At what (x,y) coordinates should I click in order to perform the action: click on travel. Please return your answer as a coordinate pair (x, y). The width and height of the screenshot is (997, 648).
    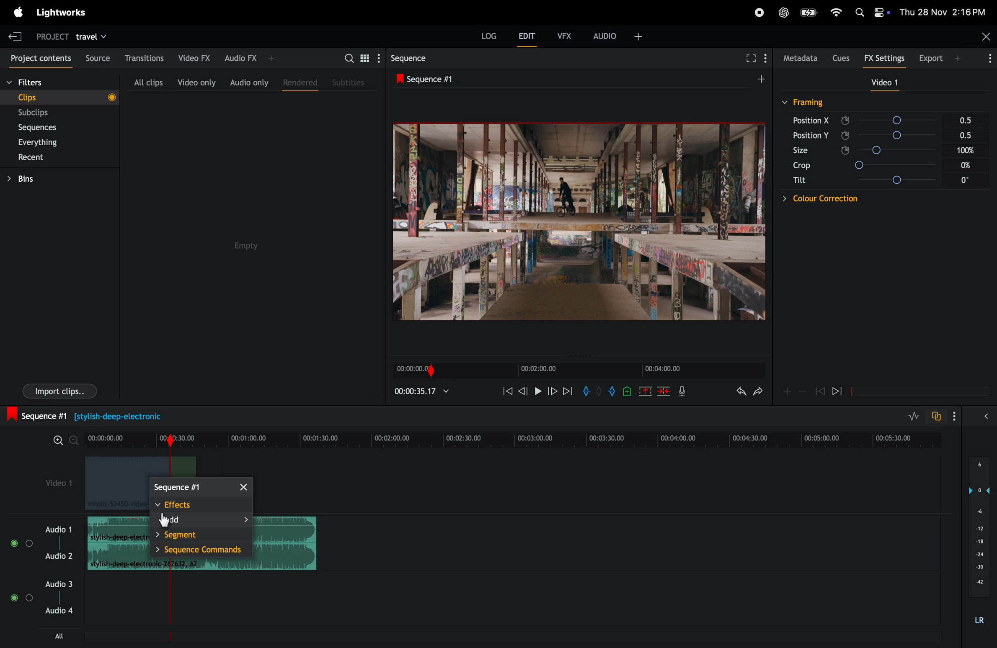
    Looking at the image, I should click on (91, 36).